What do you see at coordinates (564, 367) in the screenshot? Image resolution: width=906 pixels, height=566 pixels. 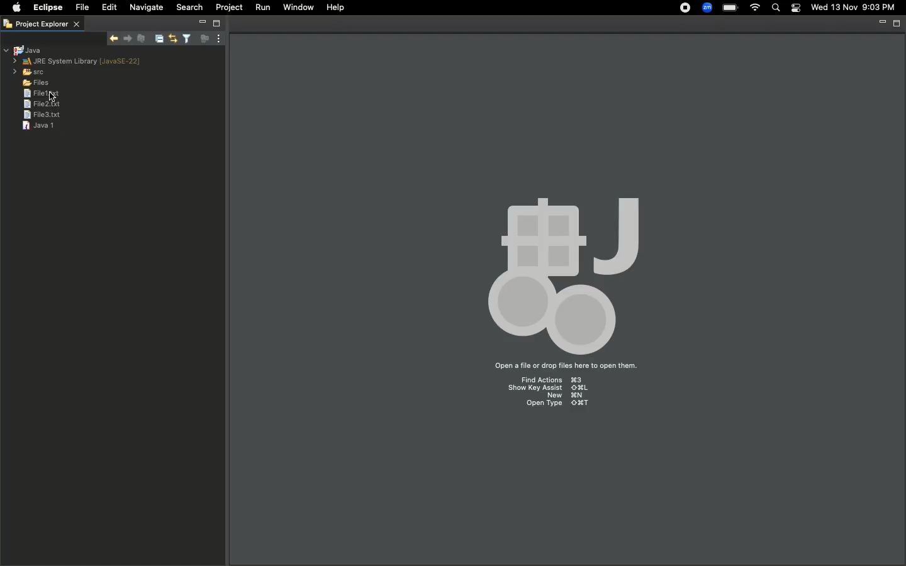 I see `Open a file or drop files here` at bounding box center [564, 367].